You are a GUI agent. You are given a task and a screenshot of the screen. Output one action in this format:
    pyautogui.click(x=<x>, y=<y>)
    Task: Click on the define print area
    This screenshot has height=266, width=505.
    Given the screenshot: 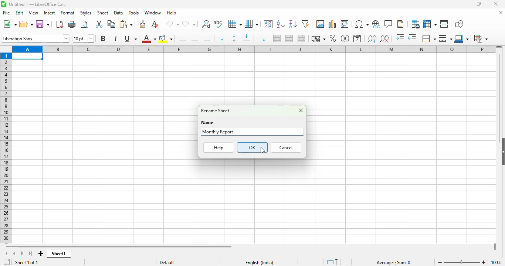 What is the action you would take?
    pyautogui.click(x=415, y=24)
    